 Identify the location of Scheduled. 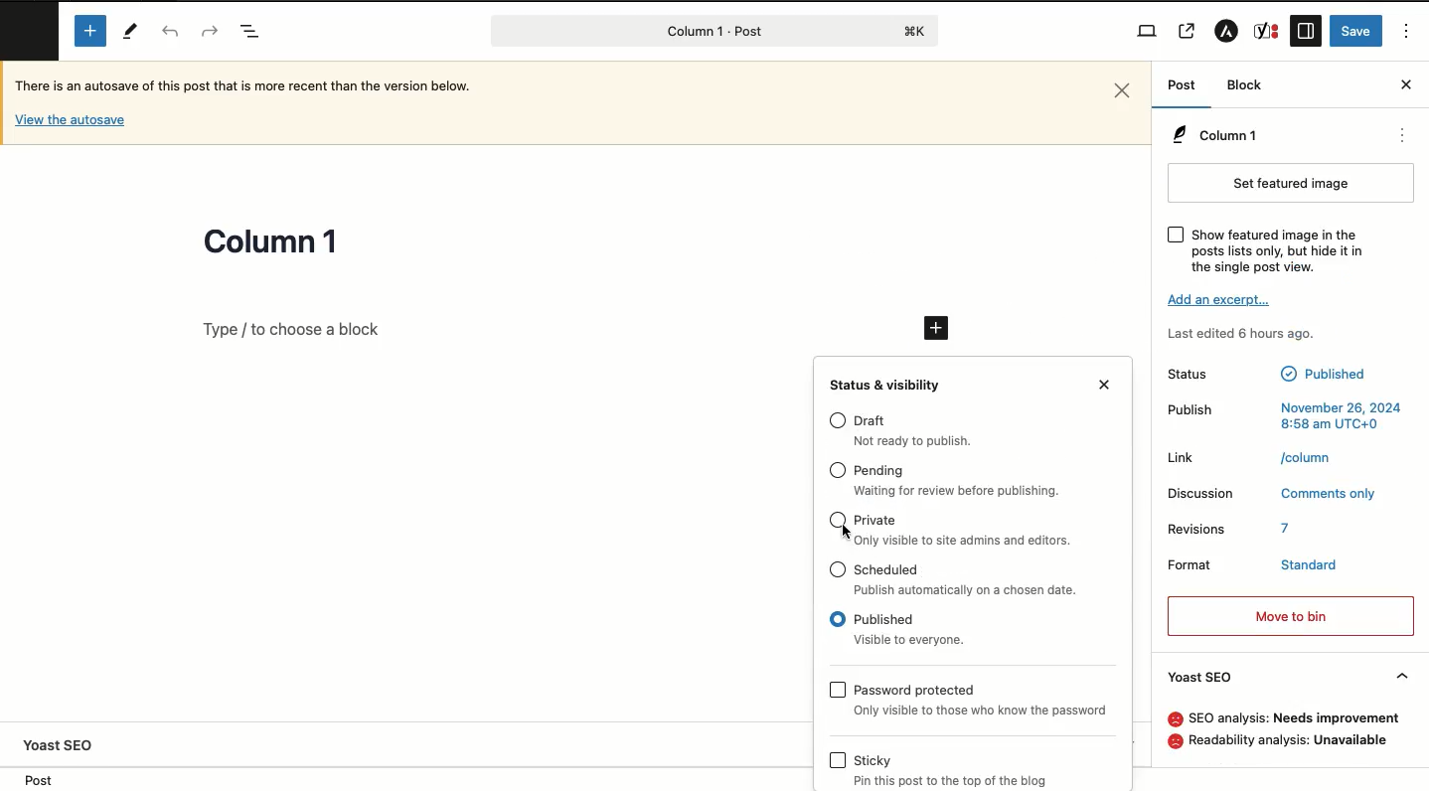
(971, 590).